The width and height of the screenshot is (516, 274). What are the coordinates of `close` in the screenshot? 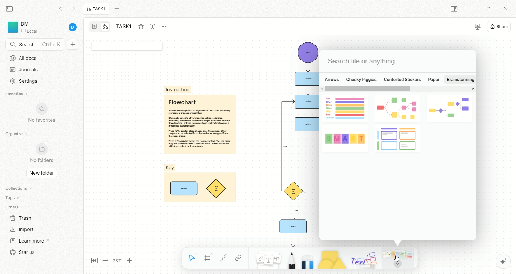 It's located at (507, 9).